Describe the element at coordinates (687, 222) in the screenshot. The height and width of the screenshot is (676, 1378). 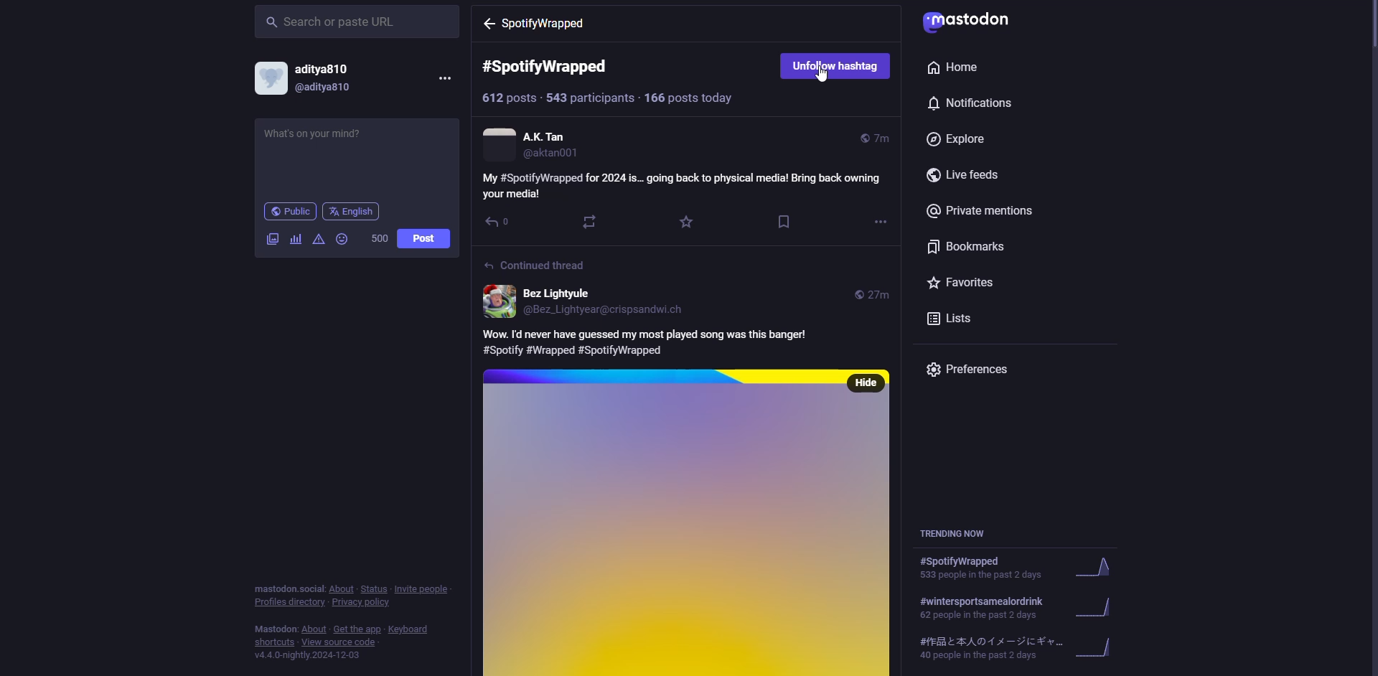
I see `favorite` at that location.